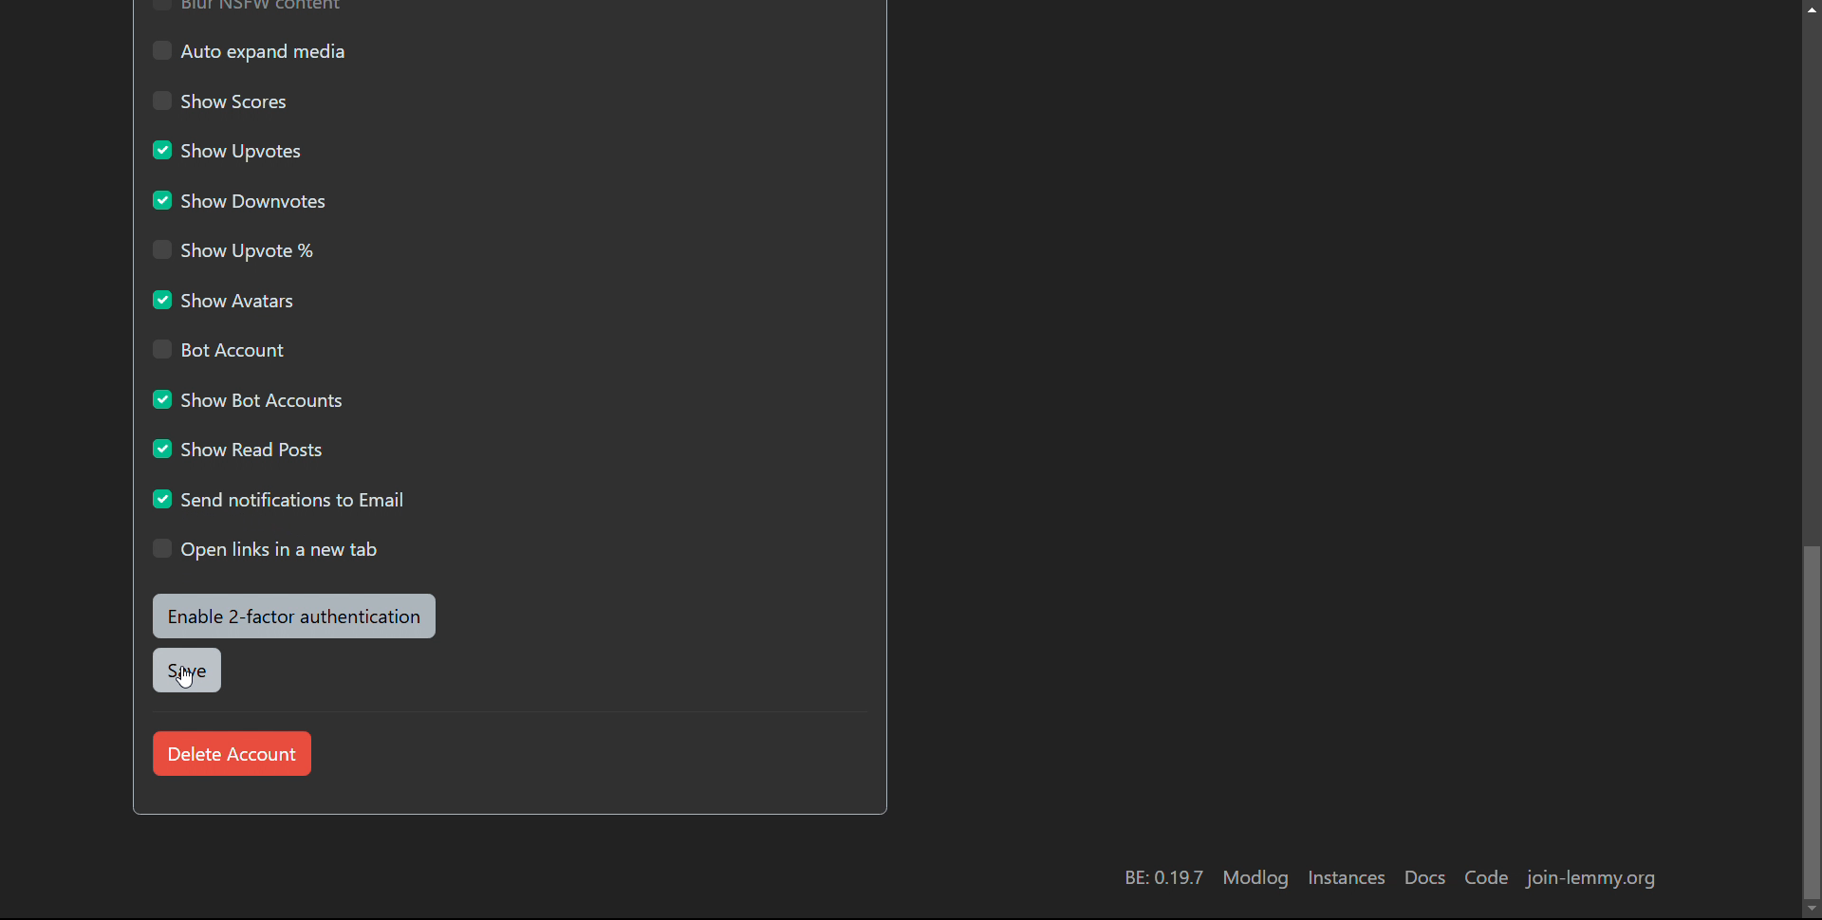 The height and width of the screenshot is (920, 1822). I want to click on modlog, so click(1255, 878).